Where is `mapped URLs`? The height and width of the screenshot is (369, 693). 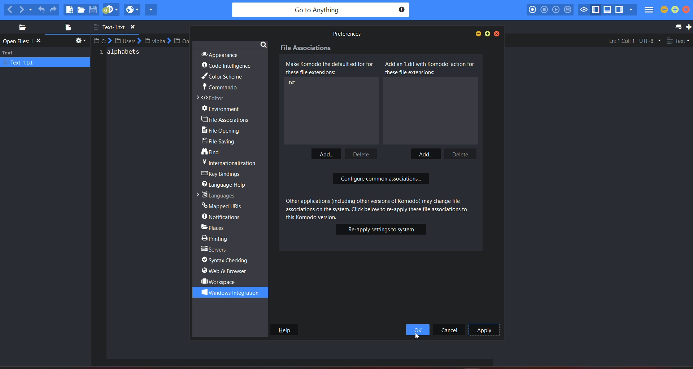
mapped URLs is located at coordinates (222, 205).